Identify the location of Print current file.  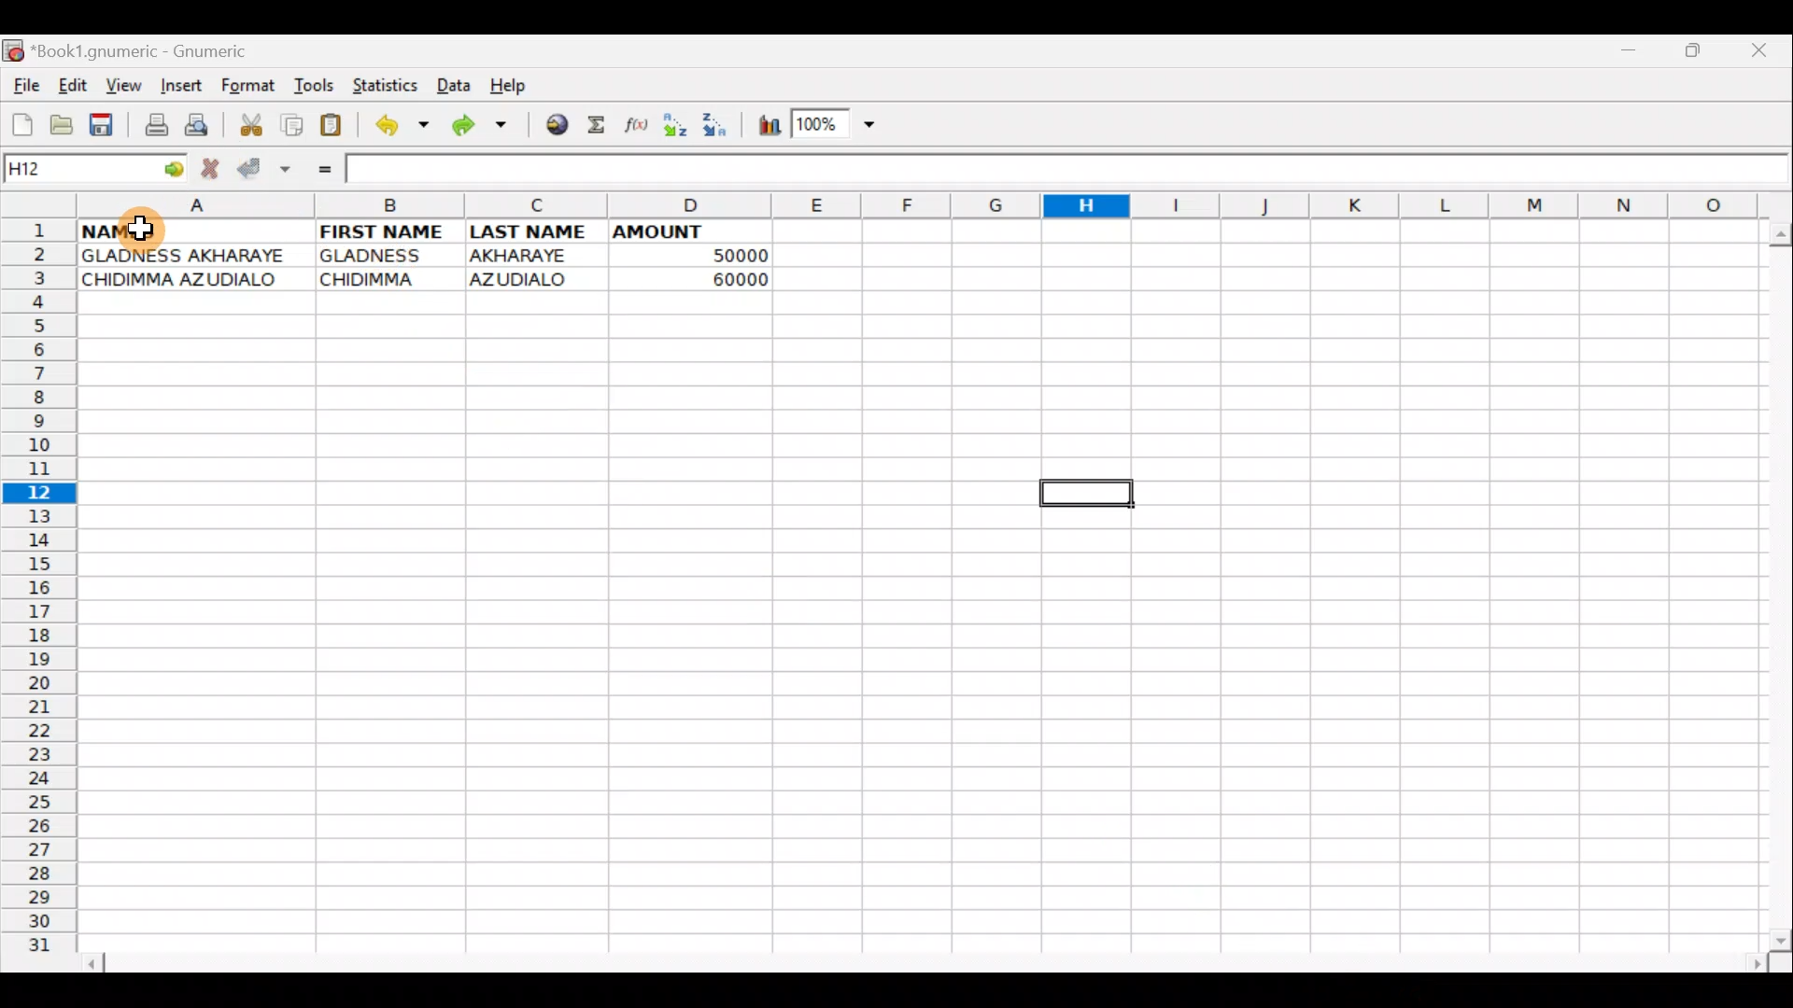
(158, 122).